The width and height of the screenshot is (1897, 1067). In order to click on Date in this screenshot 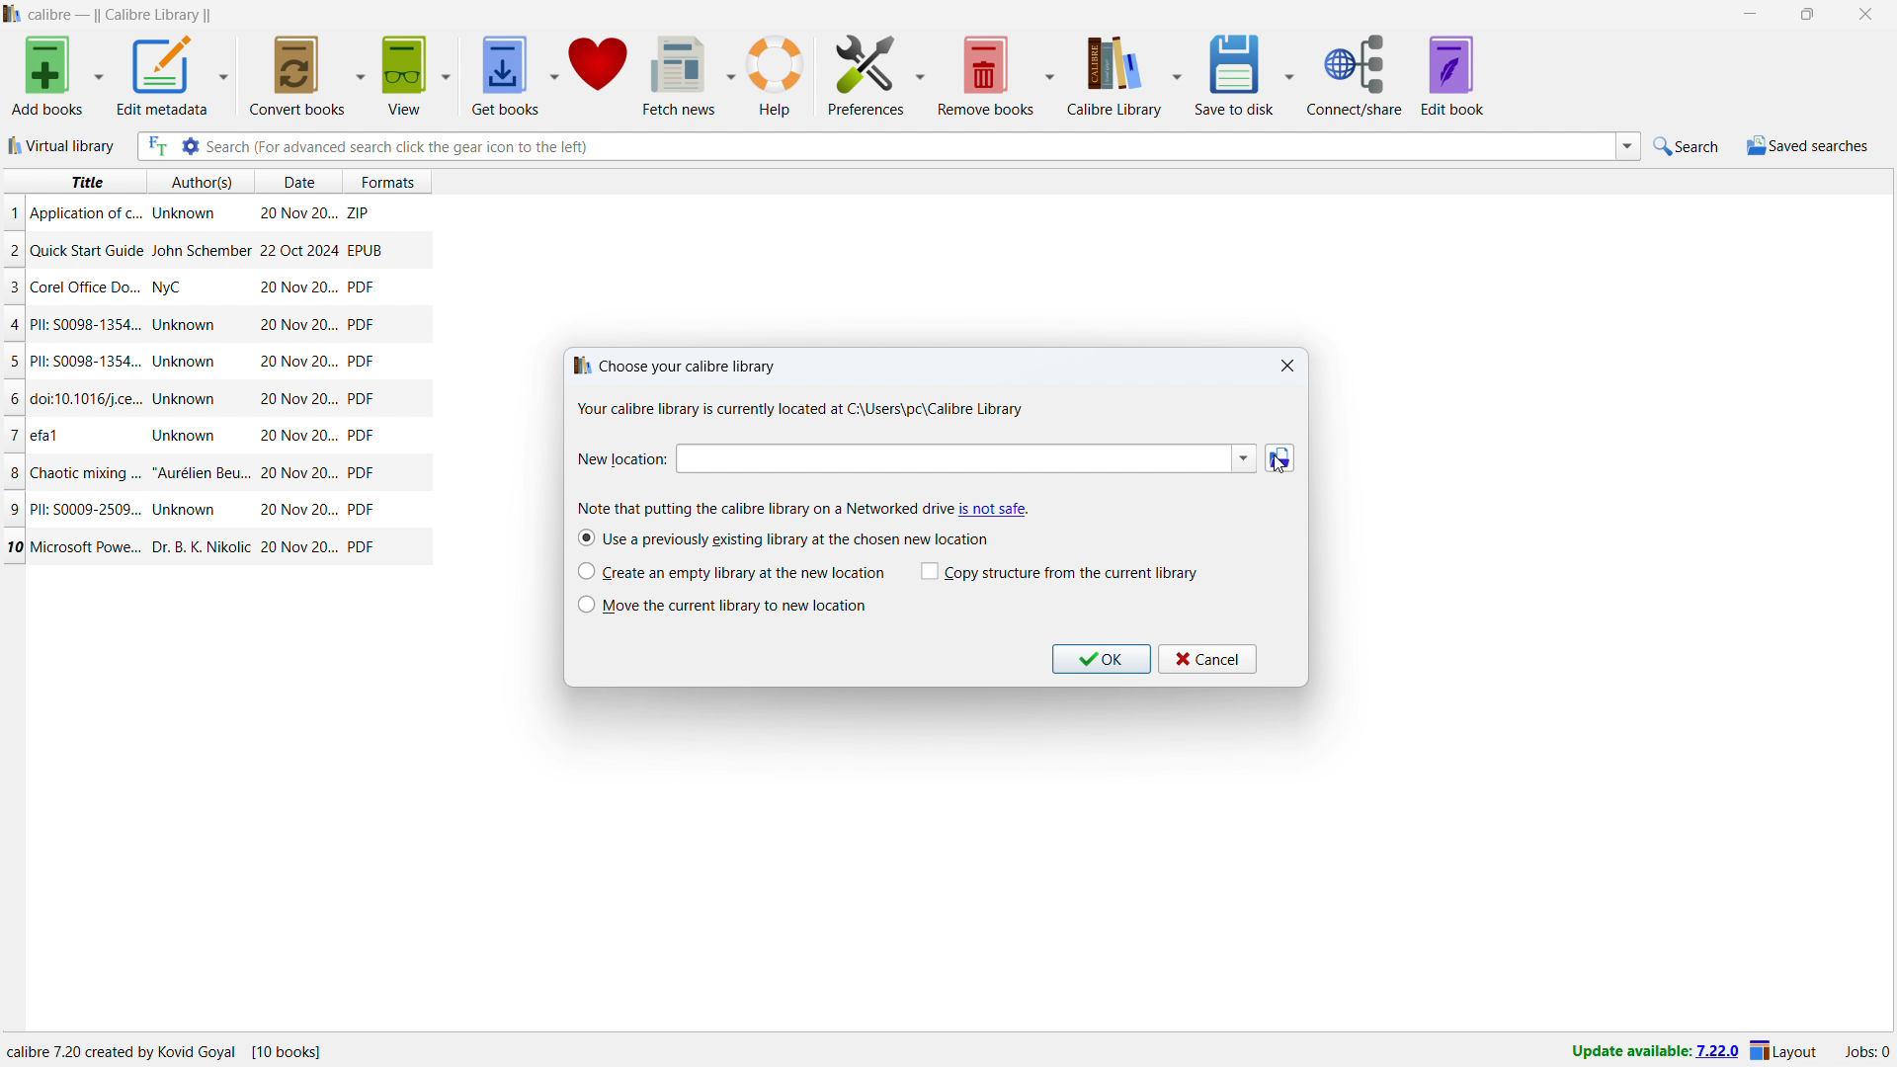, I will do `click(300, 473)`.